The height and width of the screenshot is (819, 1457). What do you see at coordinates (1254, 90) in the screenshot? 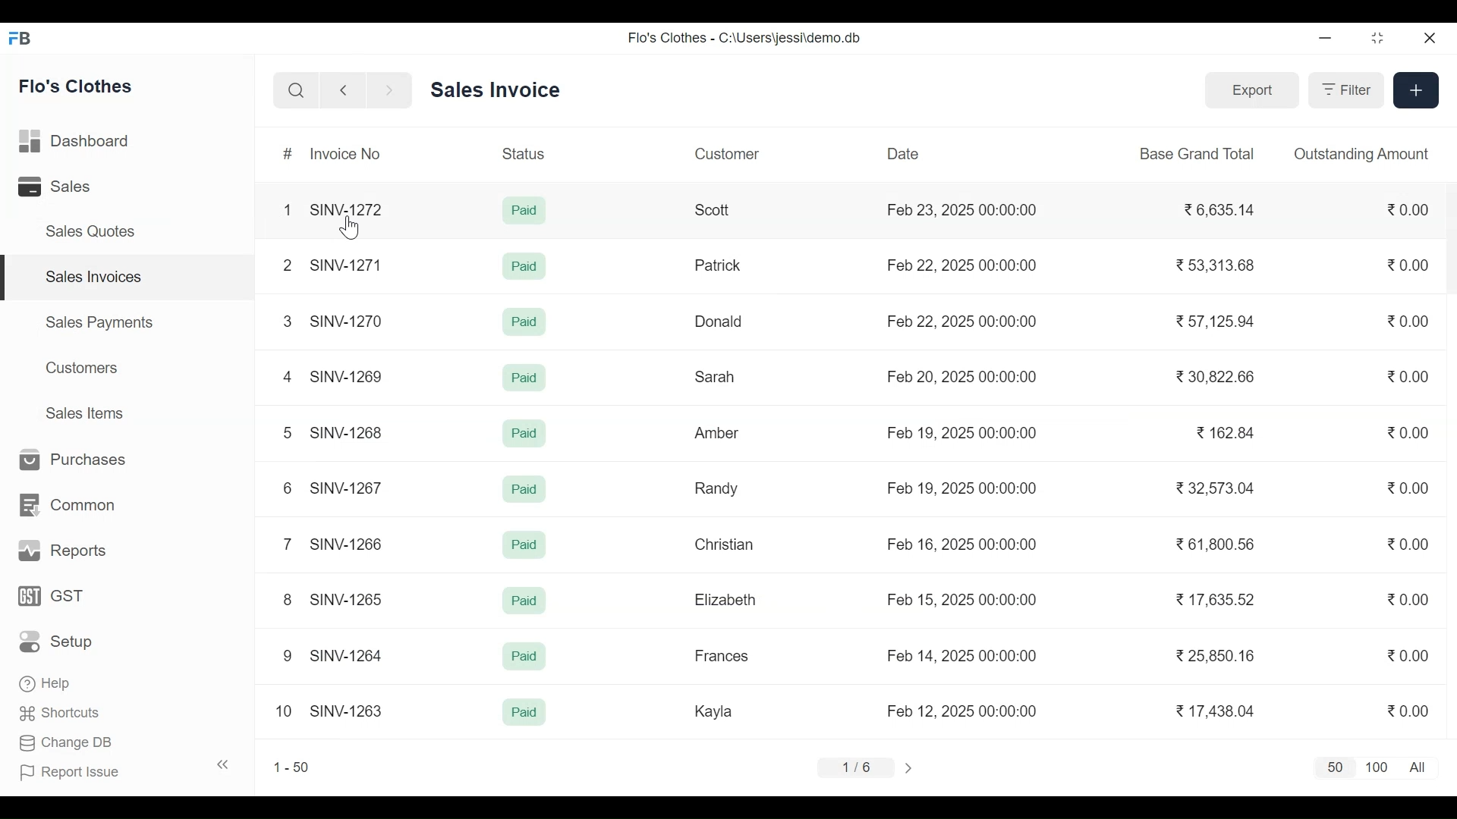
I see `Export` at bounding box center [1254, 90].